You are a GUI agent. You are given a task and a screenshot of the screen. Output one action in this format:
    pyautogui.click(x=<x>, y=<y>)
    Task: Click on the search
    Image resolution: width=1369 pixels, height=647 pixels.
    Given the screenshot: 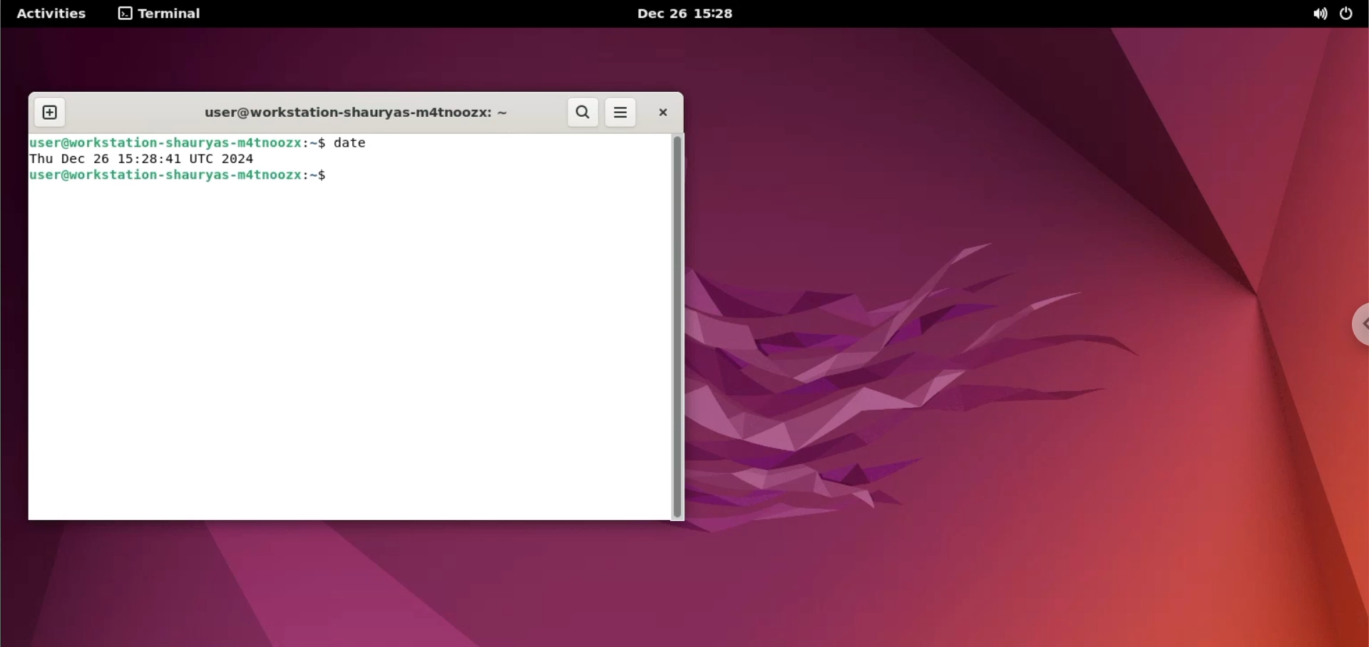 What is the action you would take?
    pyautogui.click(x=584, y=113)
    